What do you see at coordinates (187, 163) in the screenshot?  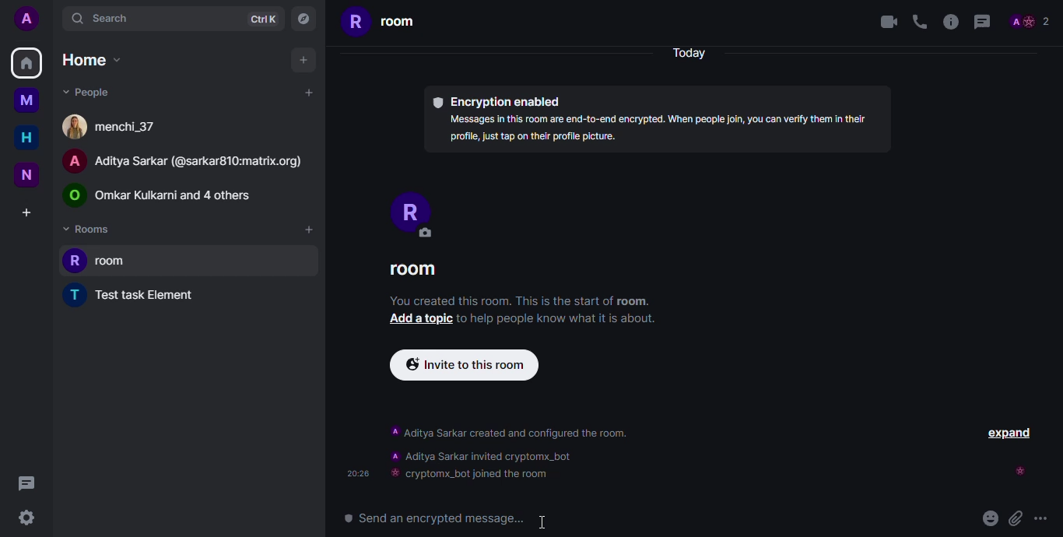 I see `A Aditya Sarkar (@sarkar810:matrix.org)` at bounding box center [187, 163].